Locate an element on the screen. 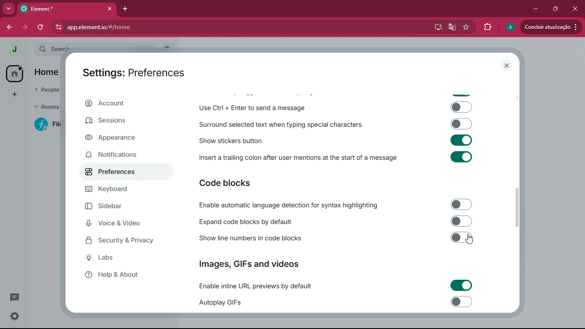 This screenshot has width=585, height=329. conduir atualizacao is located at coordinates (551, 27).